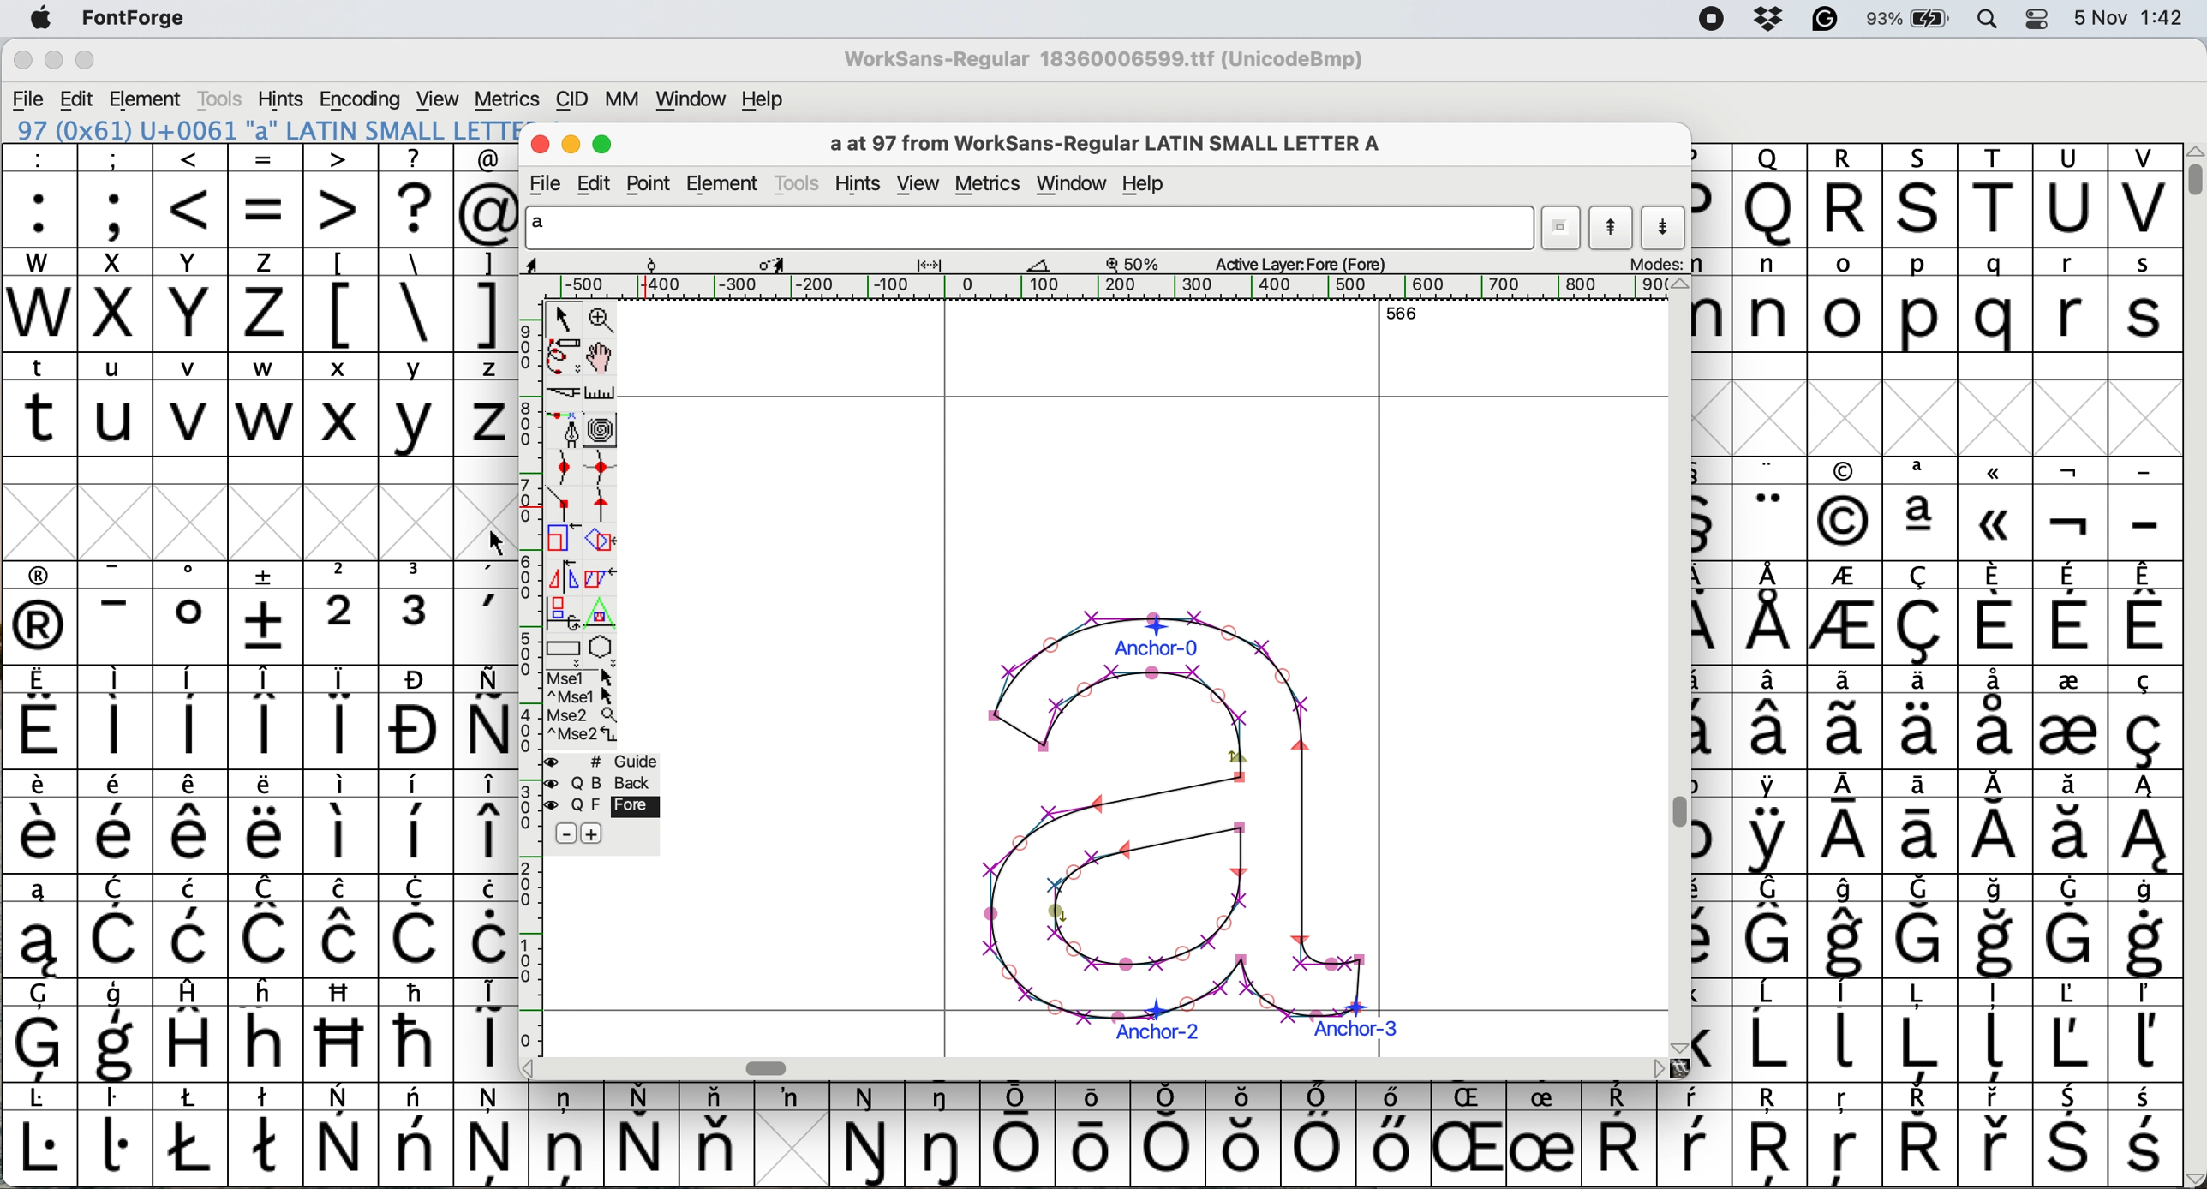 The image size is (2207, 1189). I want to click on symbol, so click(268, 612).